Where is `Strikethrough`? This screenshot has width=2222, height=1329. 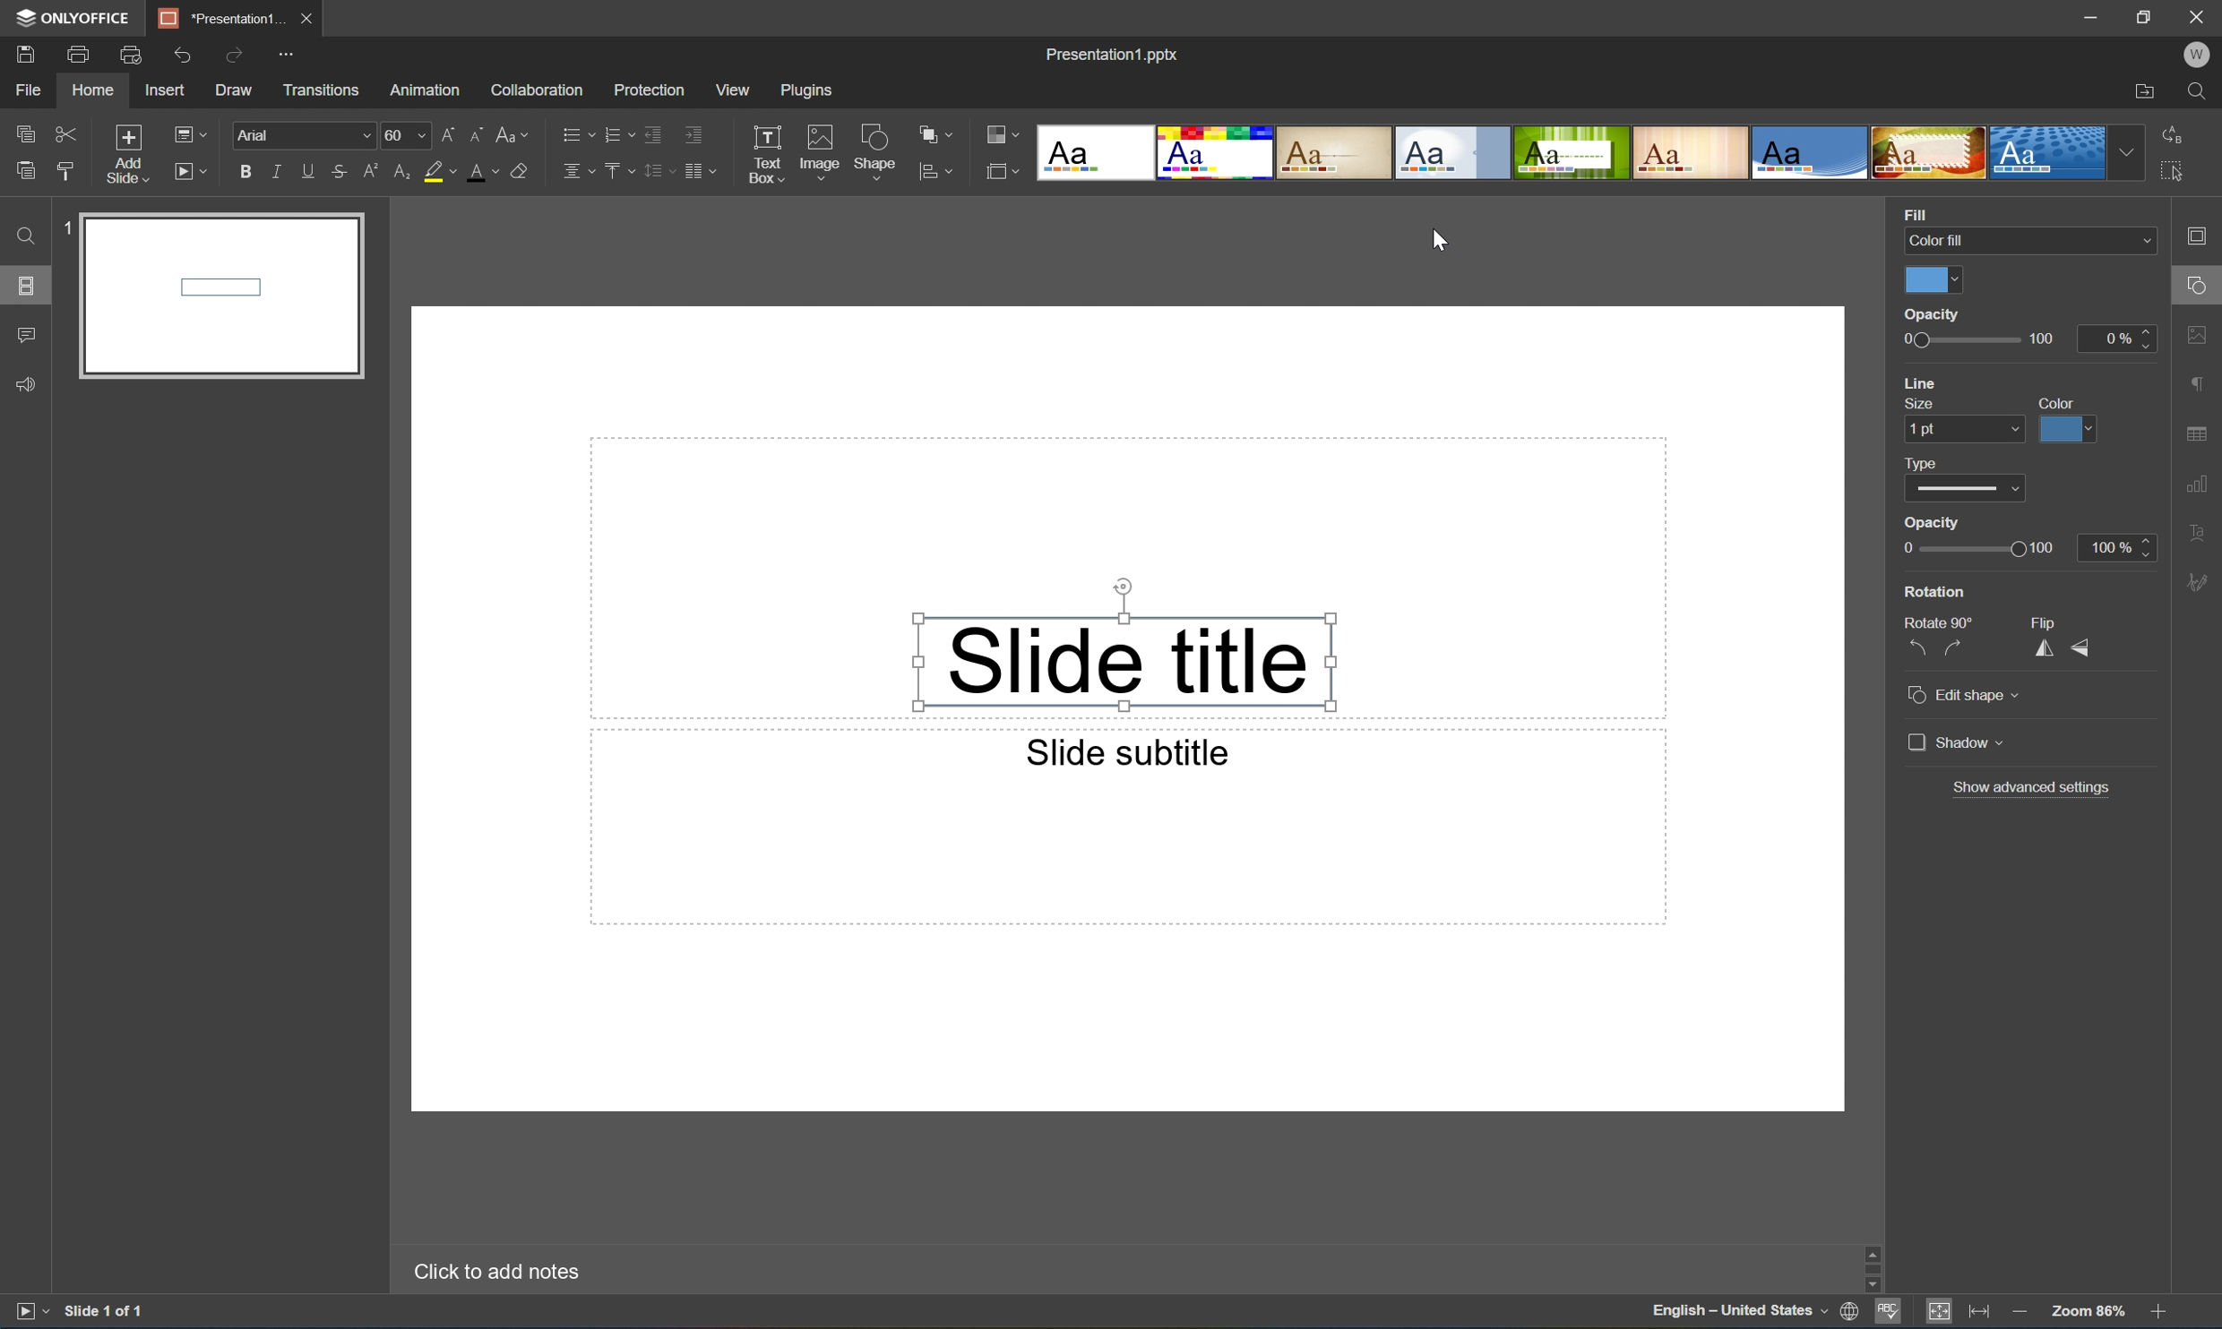 Strikethrough is located at coordinates (339, 174).